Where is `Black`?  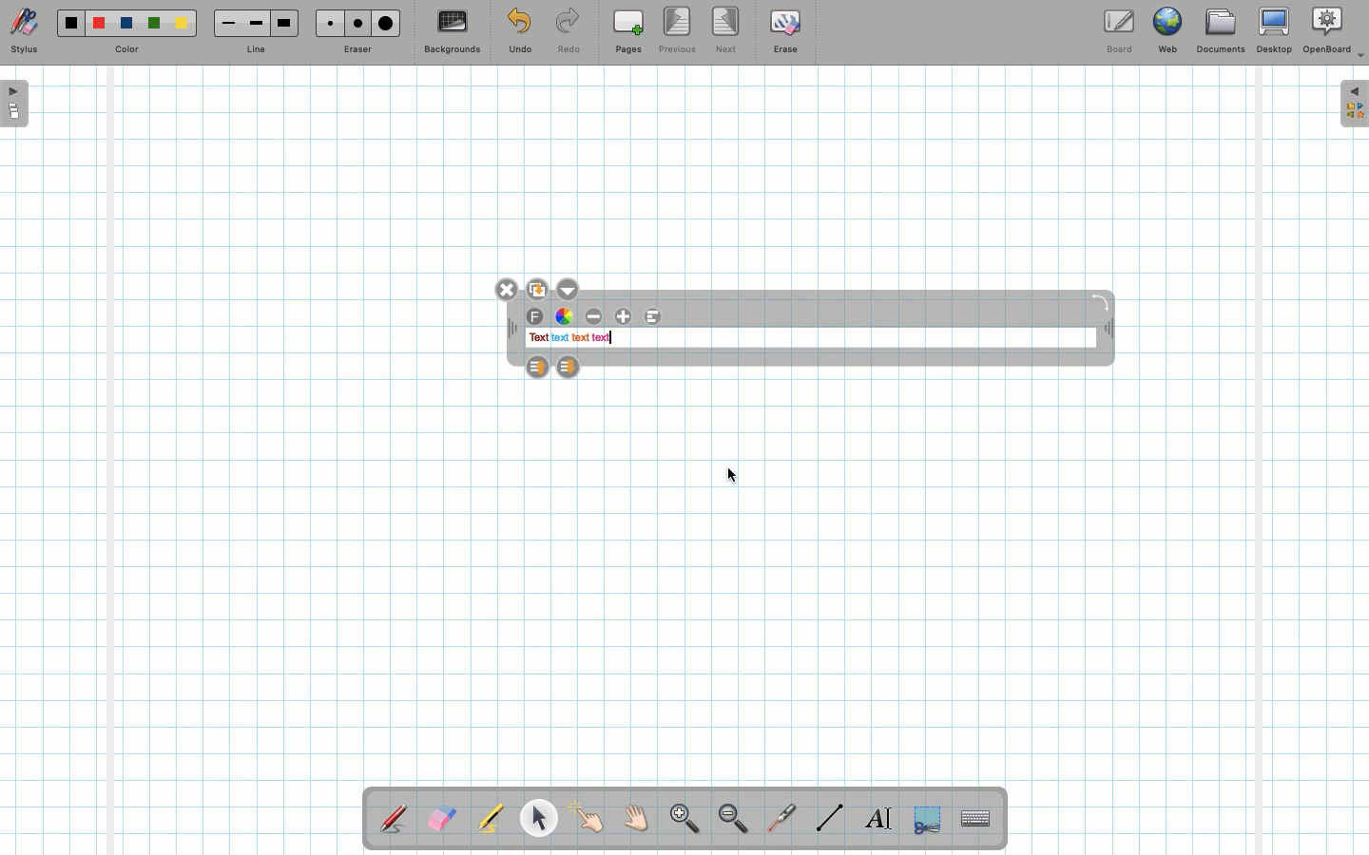 Black is located at coordinates (69, 23).